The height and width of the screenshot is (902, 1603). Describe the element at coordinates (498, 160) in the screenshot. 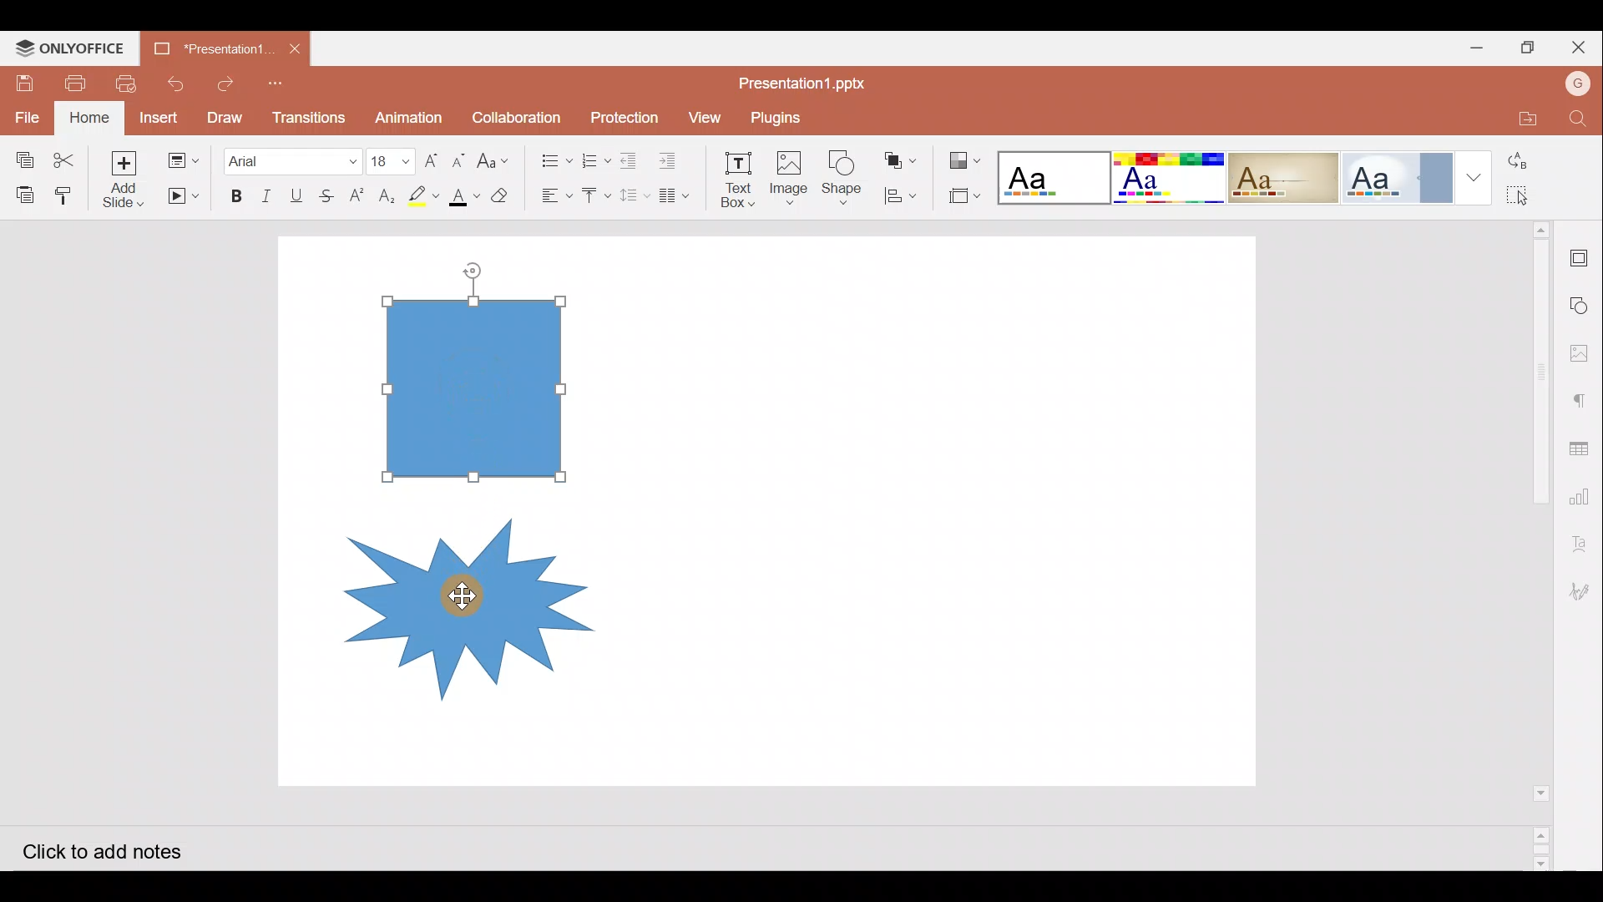

I see `Change case` at that location.